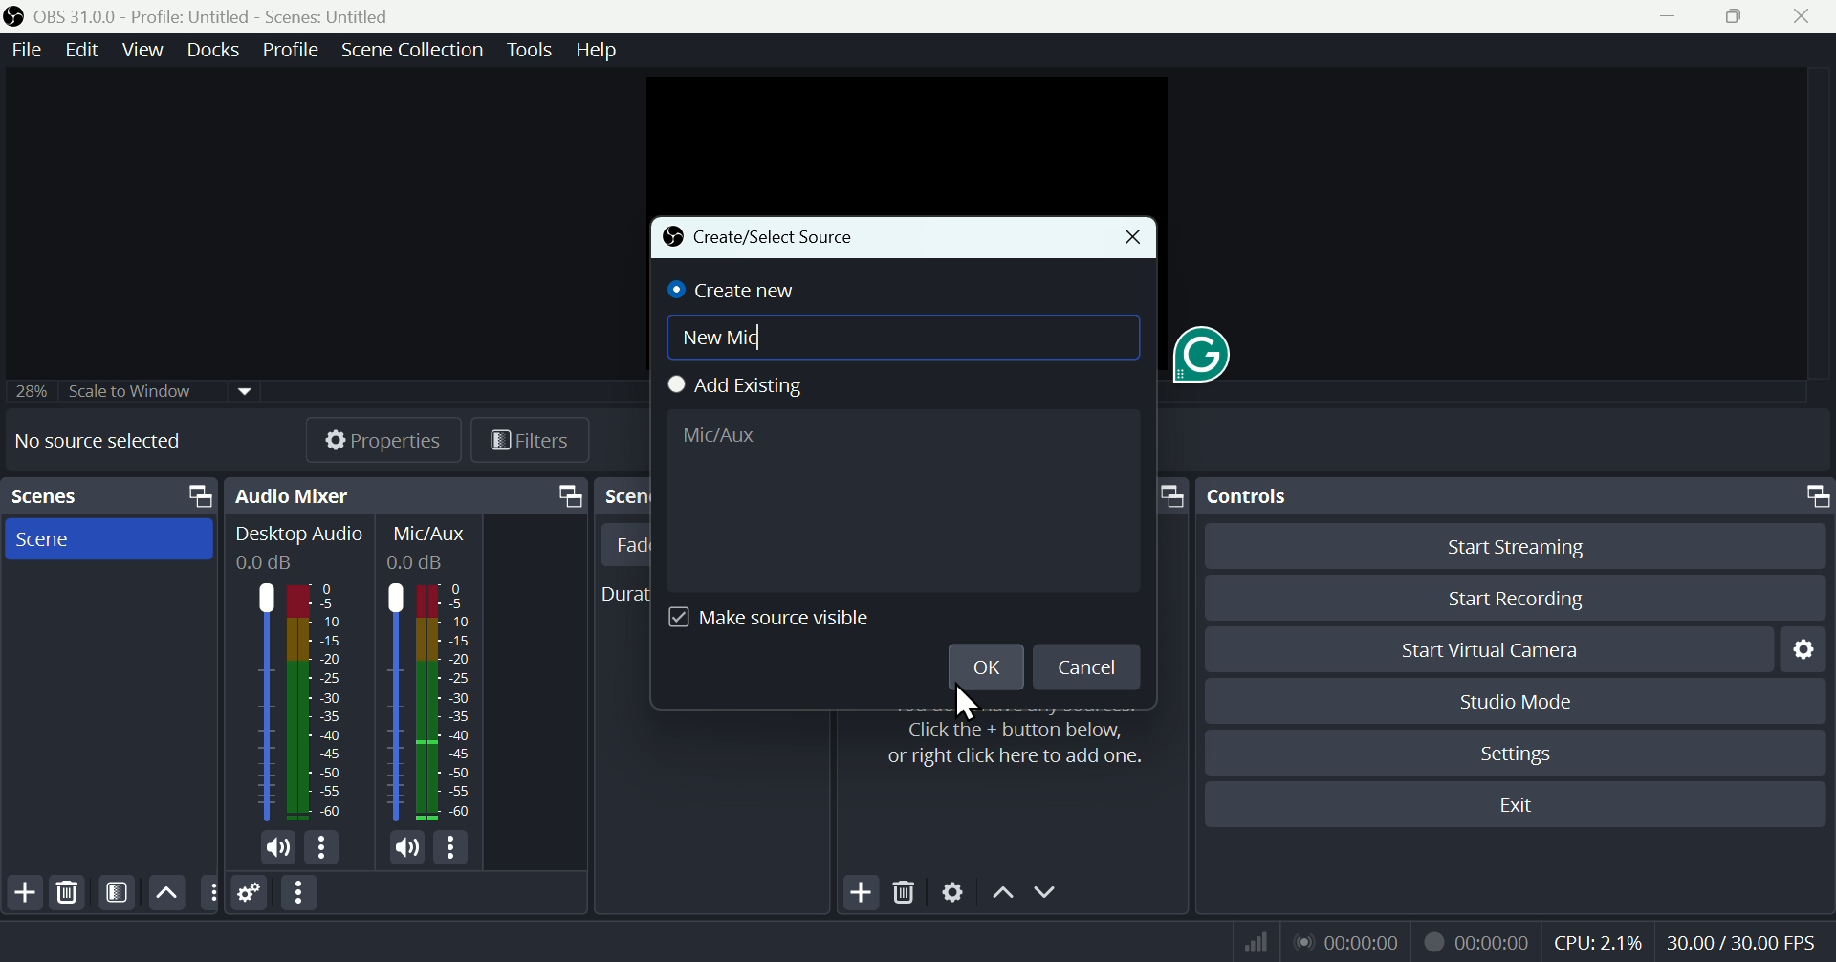 This screenshot has width=1836, height=962. What do you see at coordinates (24, 51) in the screenshot?
I see `File` at bounding box center [24, 51].